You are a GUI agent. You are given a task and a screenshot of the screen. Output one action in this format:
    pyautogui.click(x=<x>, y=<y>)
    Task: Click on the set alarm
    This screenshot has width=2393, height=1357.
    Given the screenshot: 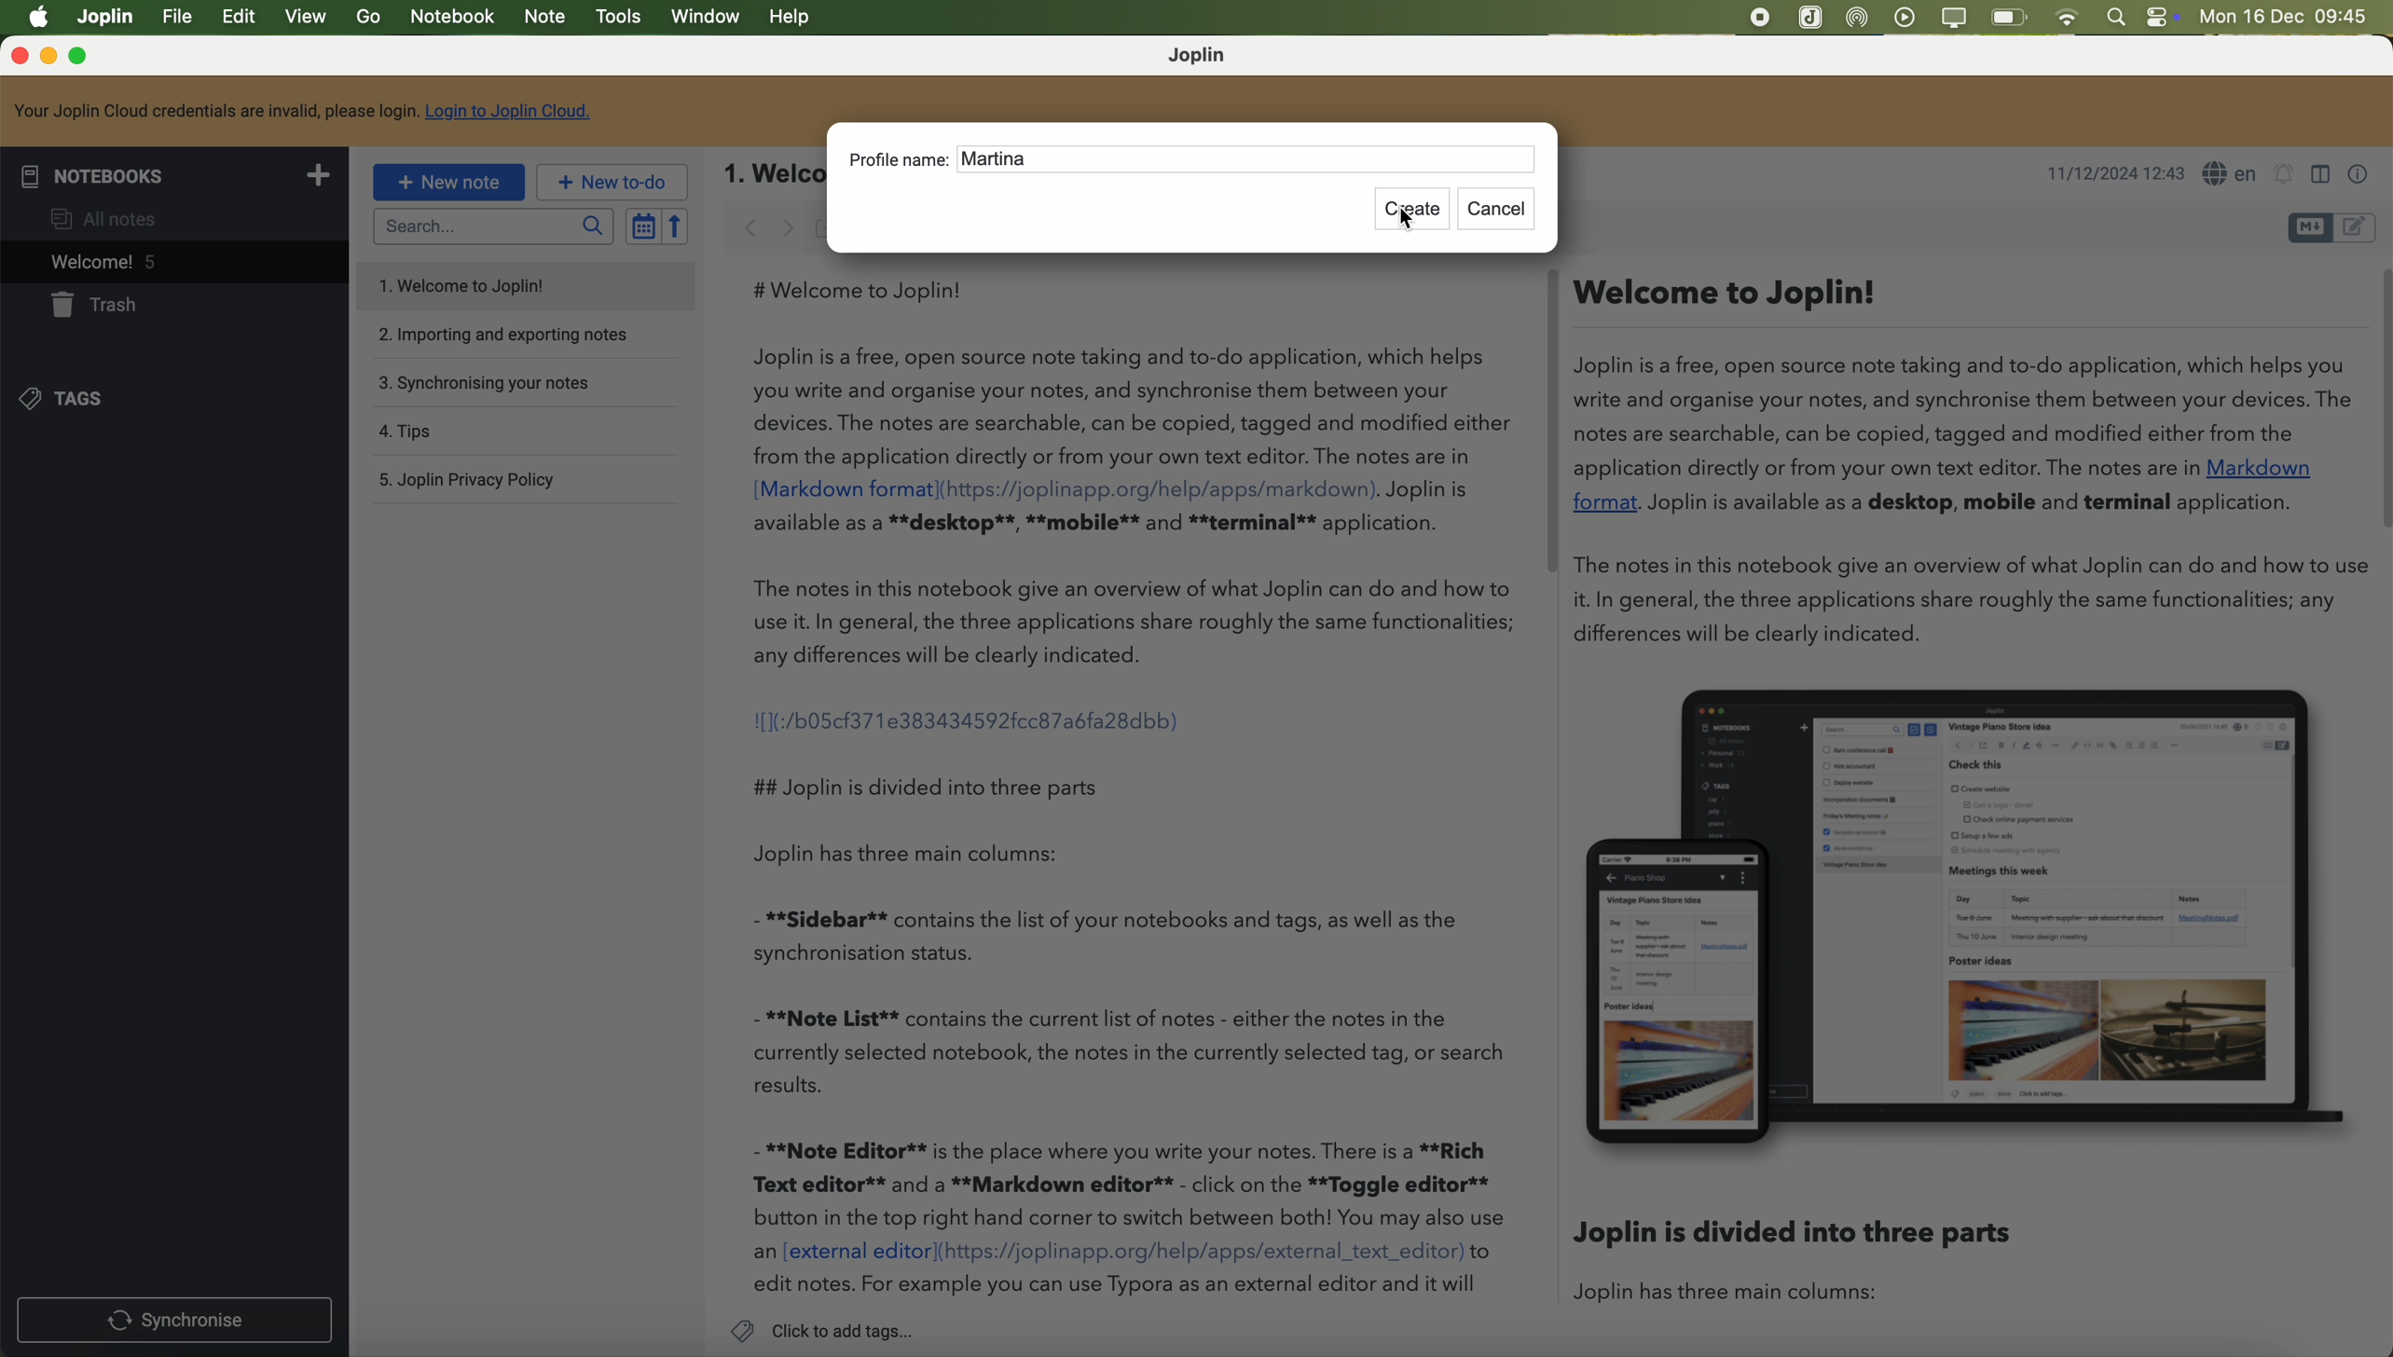 What is the action you would take?
    pyautogui.click(x=2284, y=178)
    